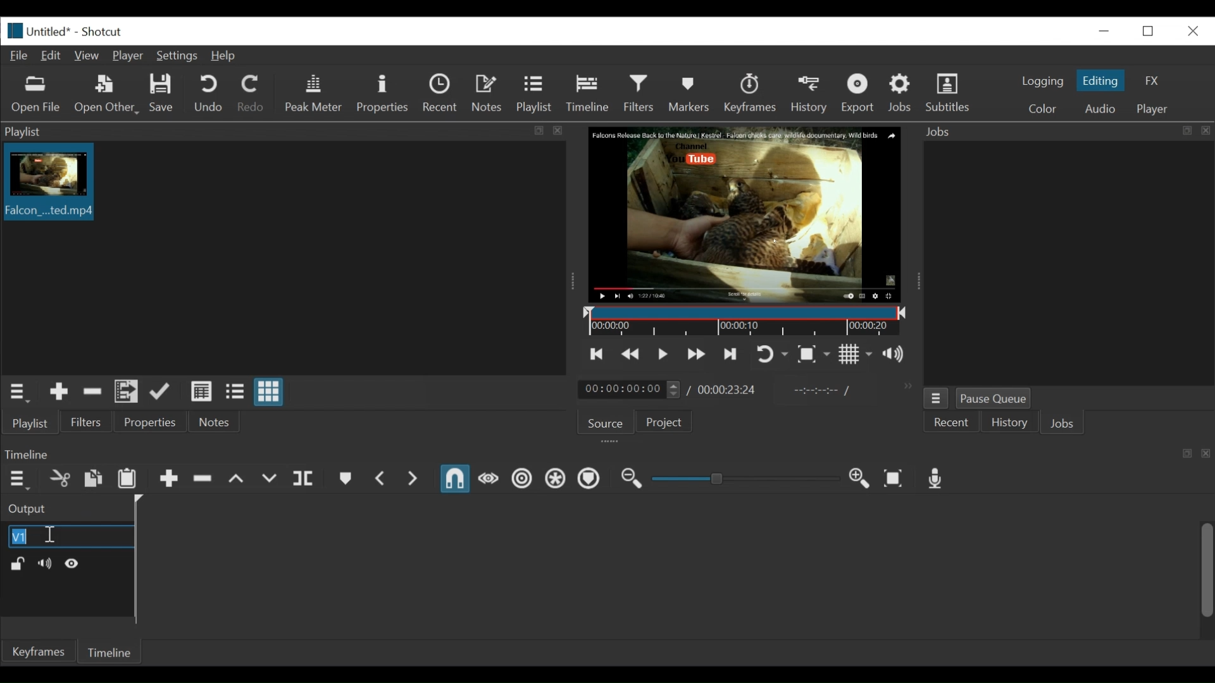 This screenshot has width=1215, height=683. Describe the element at coordinates (441, 94) in the screenshot. I see `Recent` at that location.